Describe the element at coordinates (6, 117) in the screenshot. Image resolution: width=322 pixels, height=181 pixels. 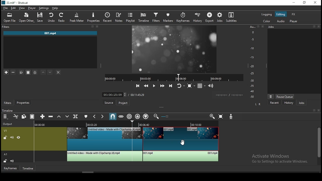
I see `menu` at that location.